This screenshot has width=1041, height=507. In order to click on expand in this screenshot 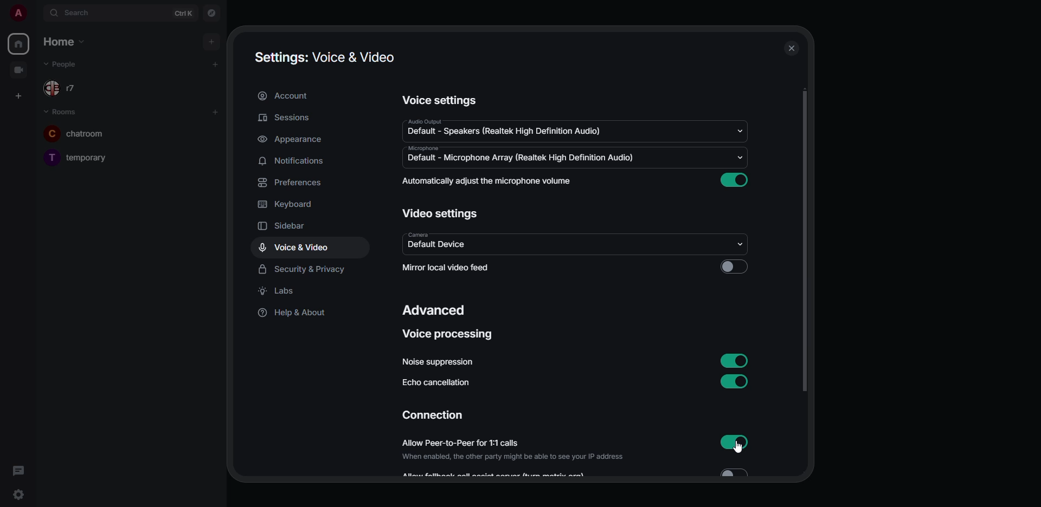, I will do `click(36, 14)`.